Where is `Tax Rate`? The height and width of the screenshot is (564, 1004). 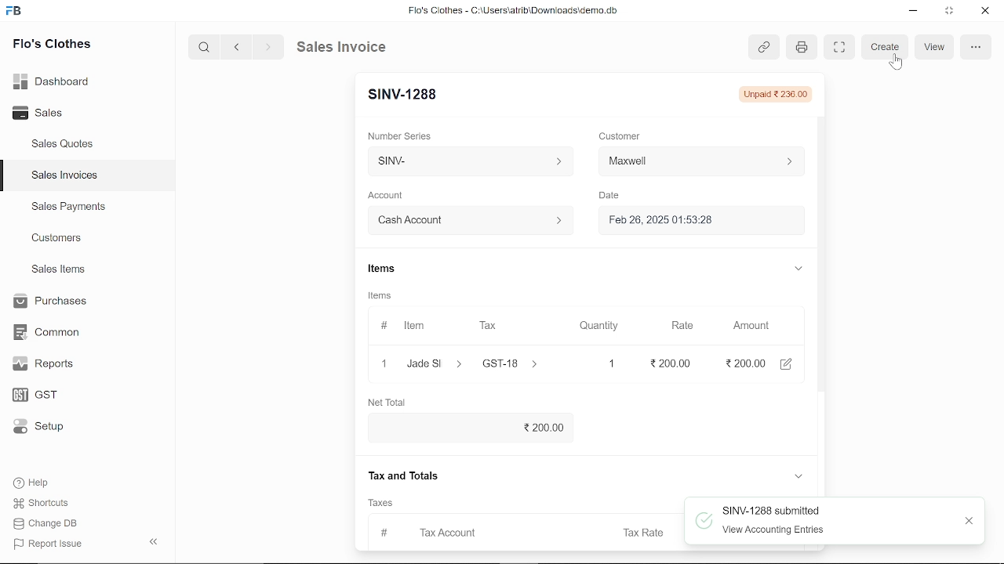 Tax Rate is located at coordinates (646, 532).